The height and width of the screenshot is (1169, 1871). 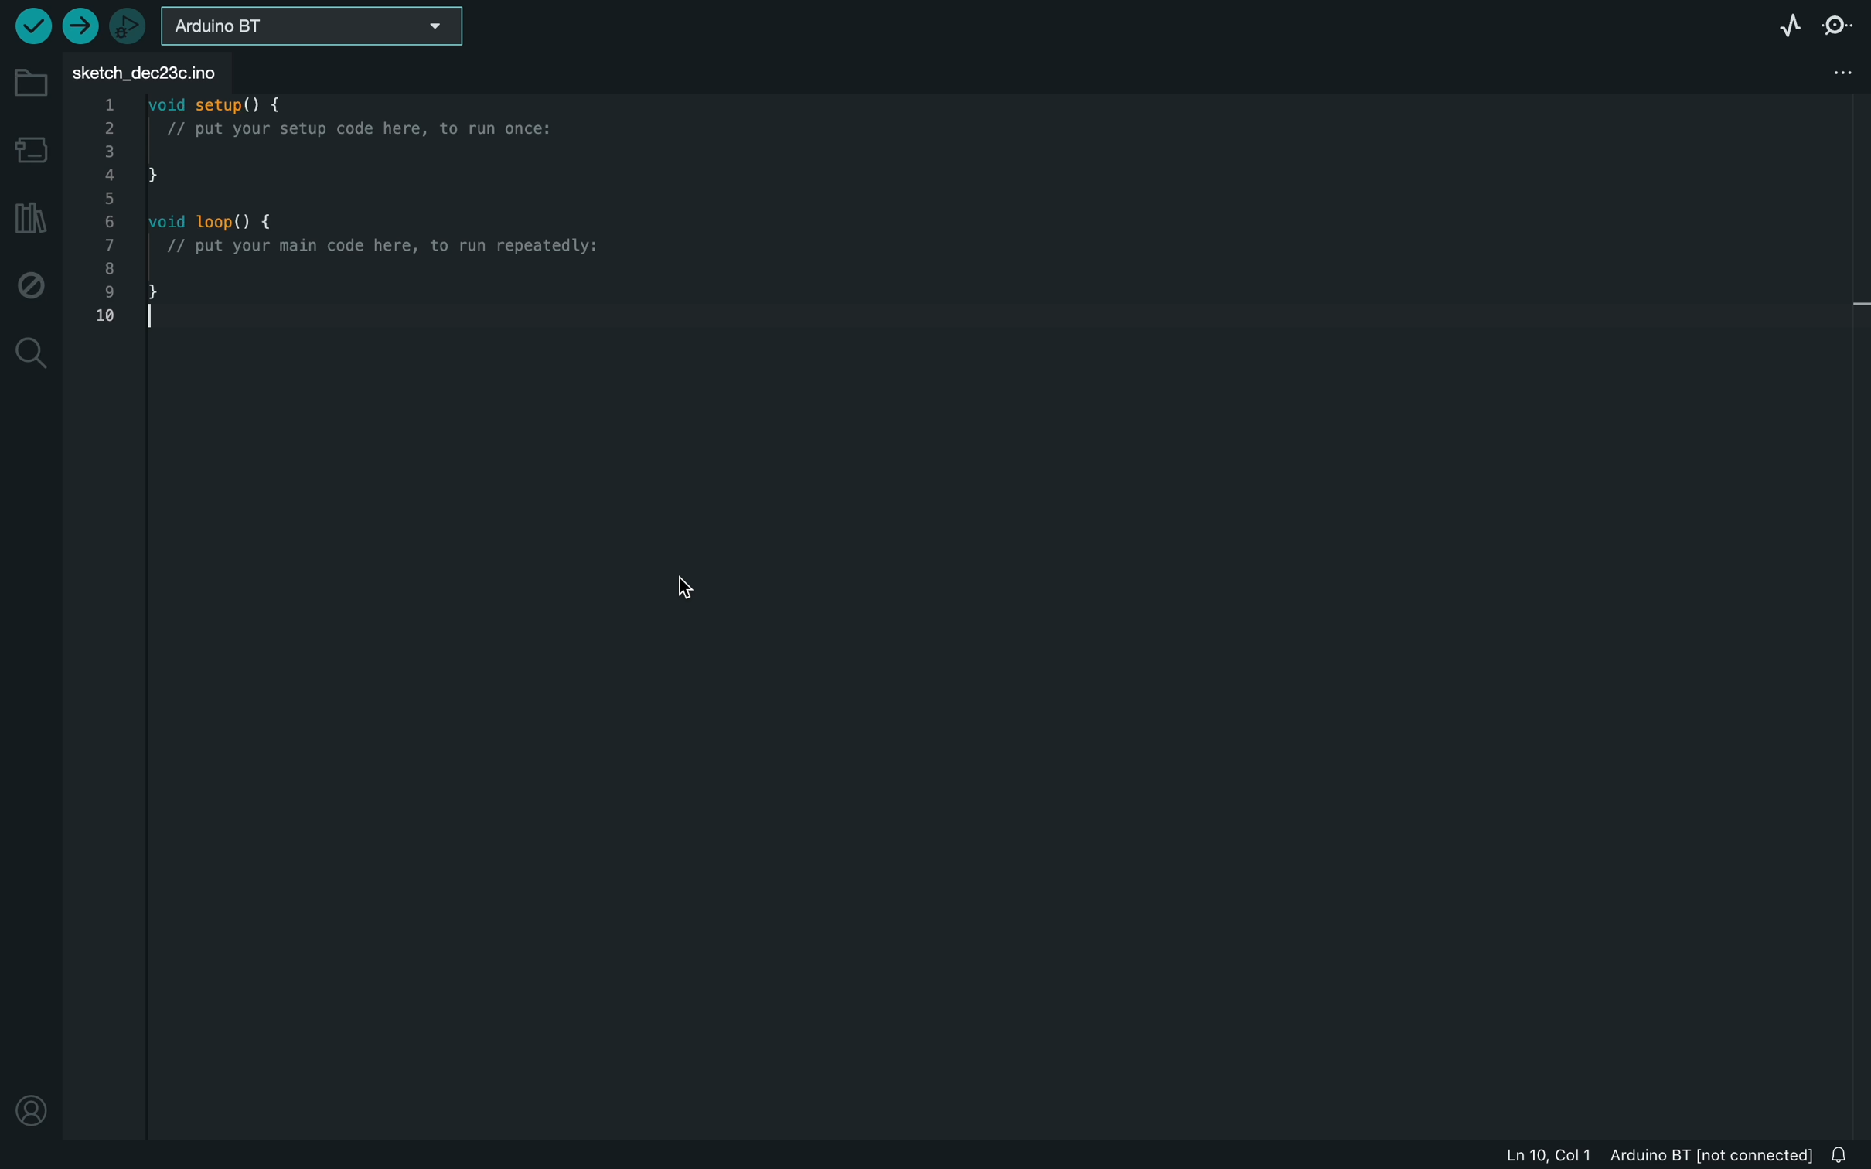 I want to click on folder selecter, so click(x=315, y=26).